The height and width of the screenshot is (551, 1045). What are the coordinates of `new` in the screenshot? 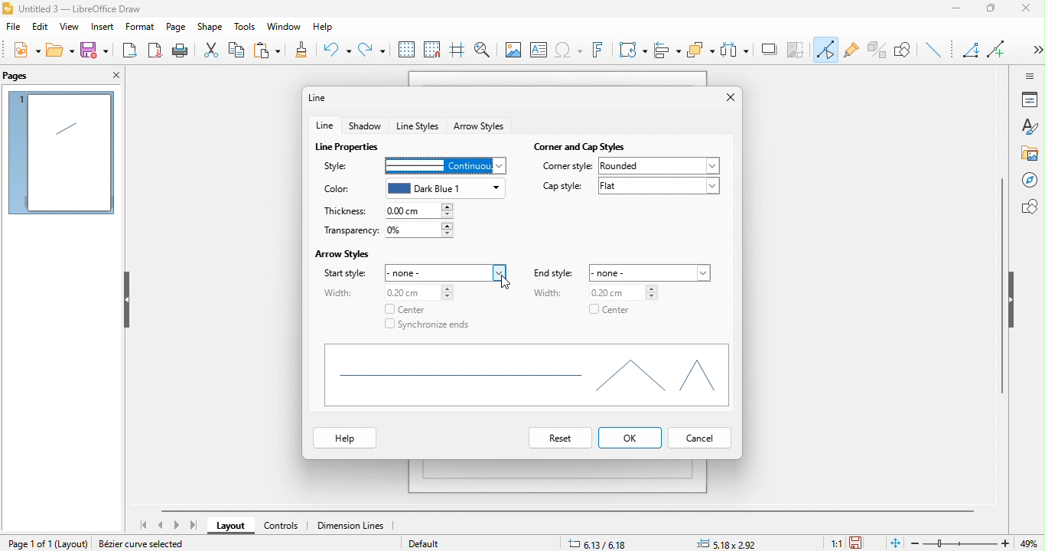 It's located at (24, 52).